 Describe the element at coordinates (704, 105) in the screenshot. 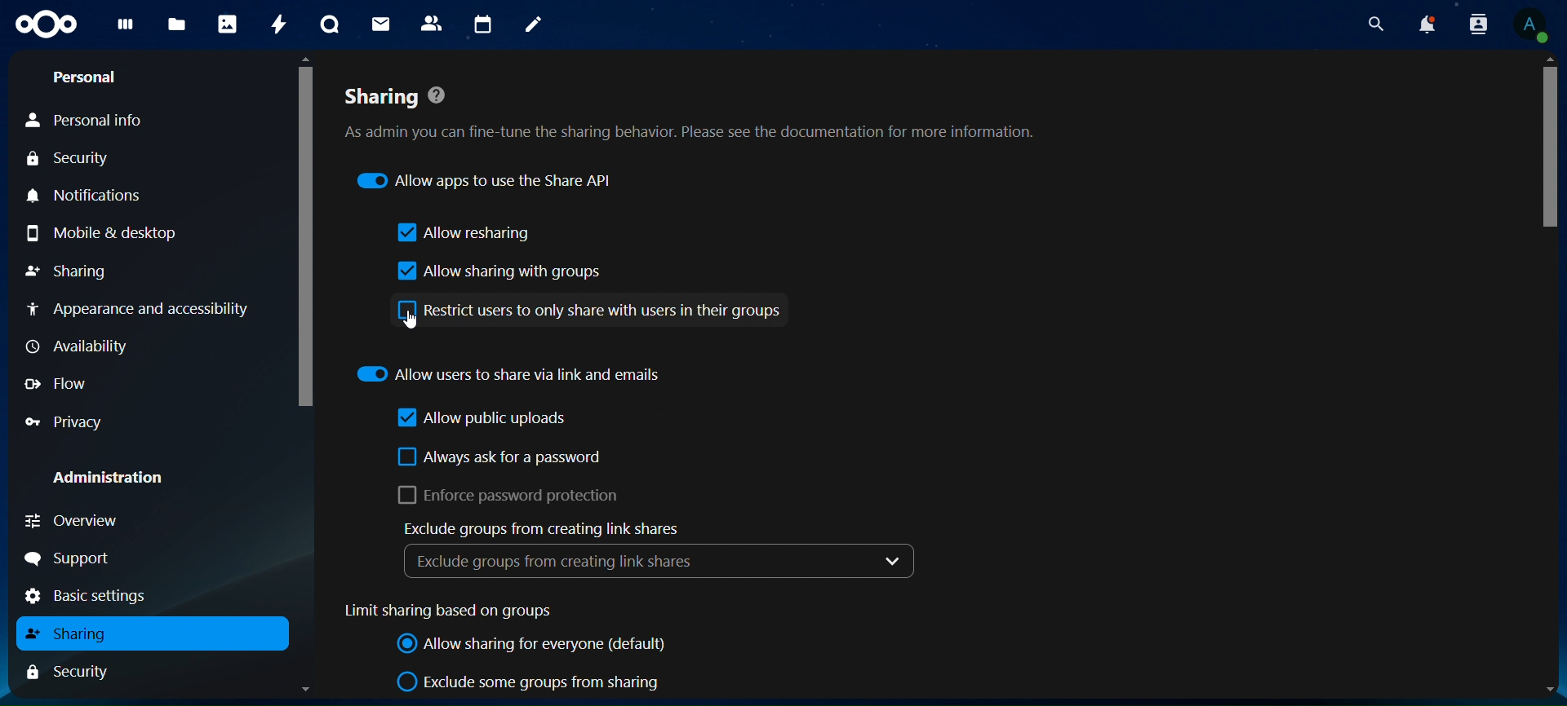

I see `Sharing ©
As admin you can fine-tune the sharing behavior. Please see the documentation for more information.` at that location.